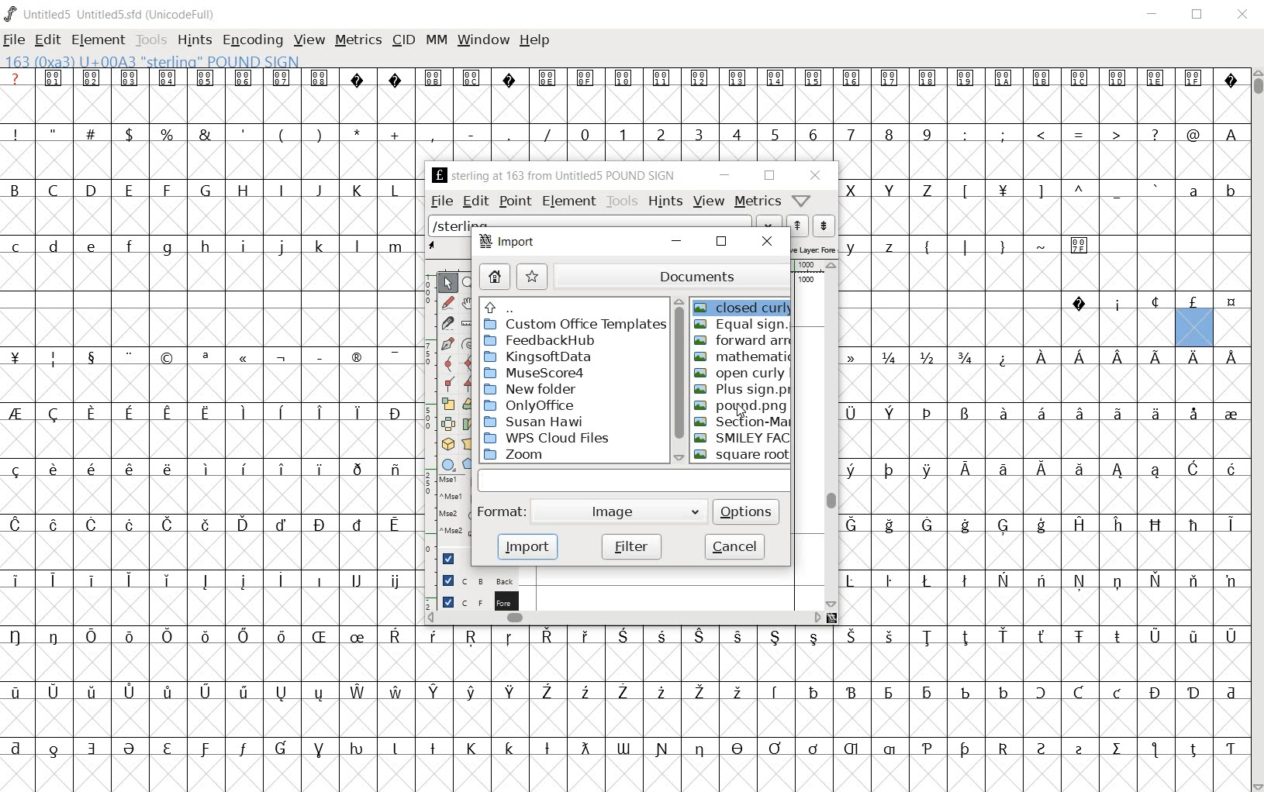 Image resolution: width=1264 pixels, height=792 pixels. What do you see at coordinates (132, 134) in the screenshot?
I see `$` at bounding box center [132, 134].